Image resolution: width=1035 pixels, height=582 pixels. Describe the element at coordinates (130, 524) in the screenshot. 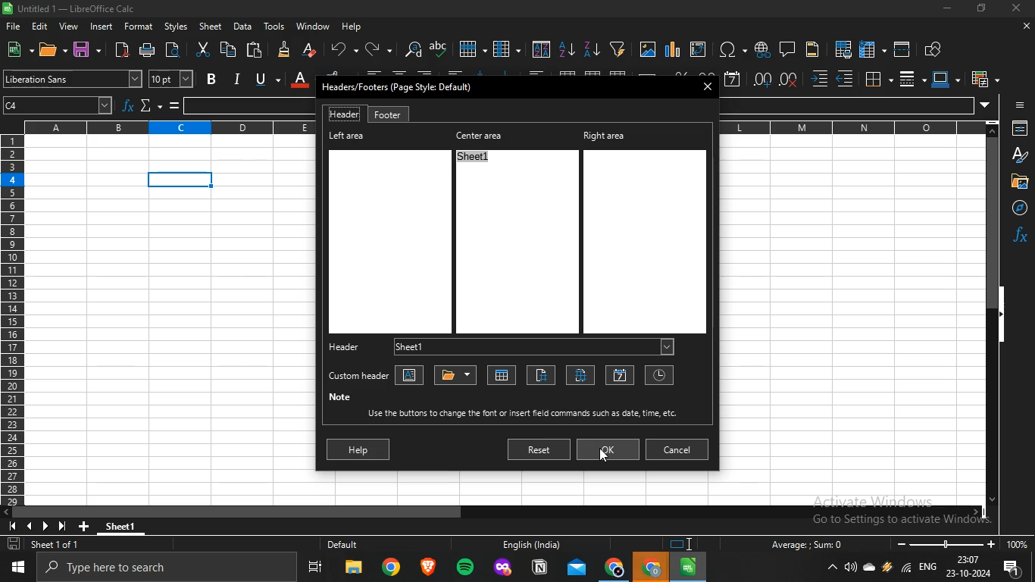

I see `sheet1` at that location.